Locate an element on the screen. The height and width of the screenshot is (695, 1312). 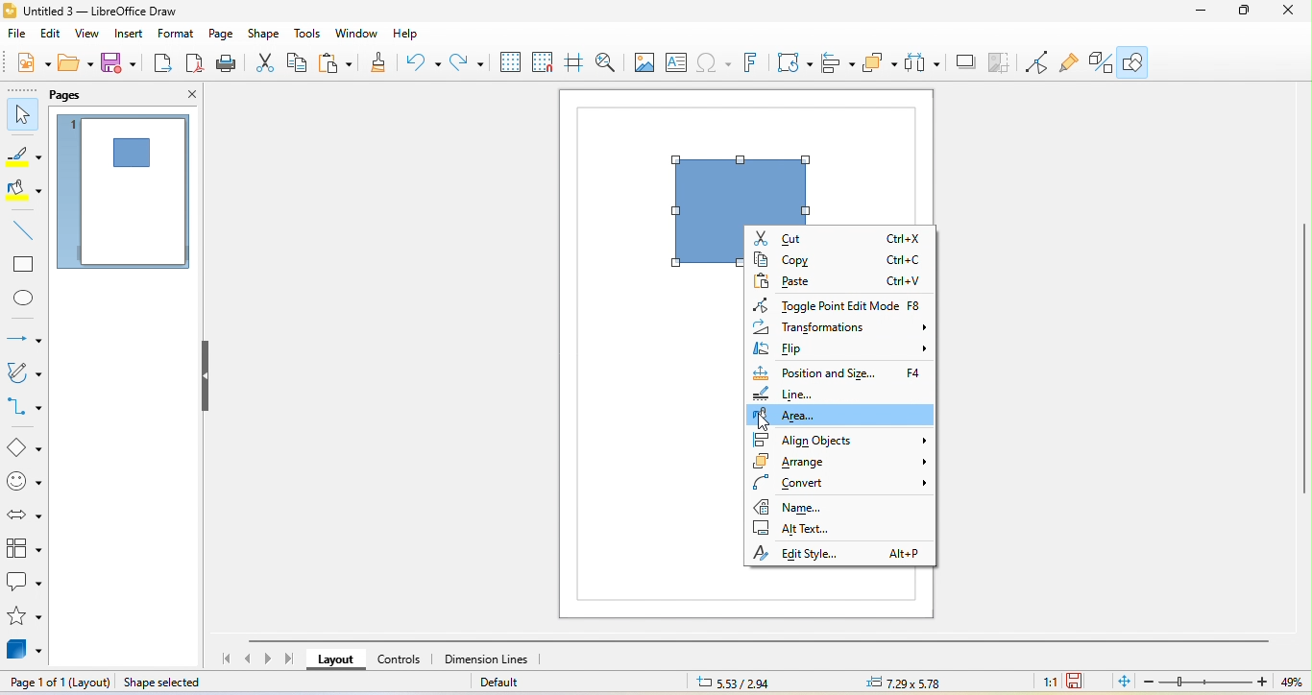
tools is located at coordinates (310, 35).